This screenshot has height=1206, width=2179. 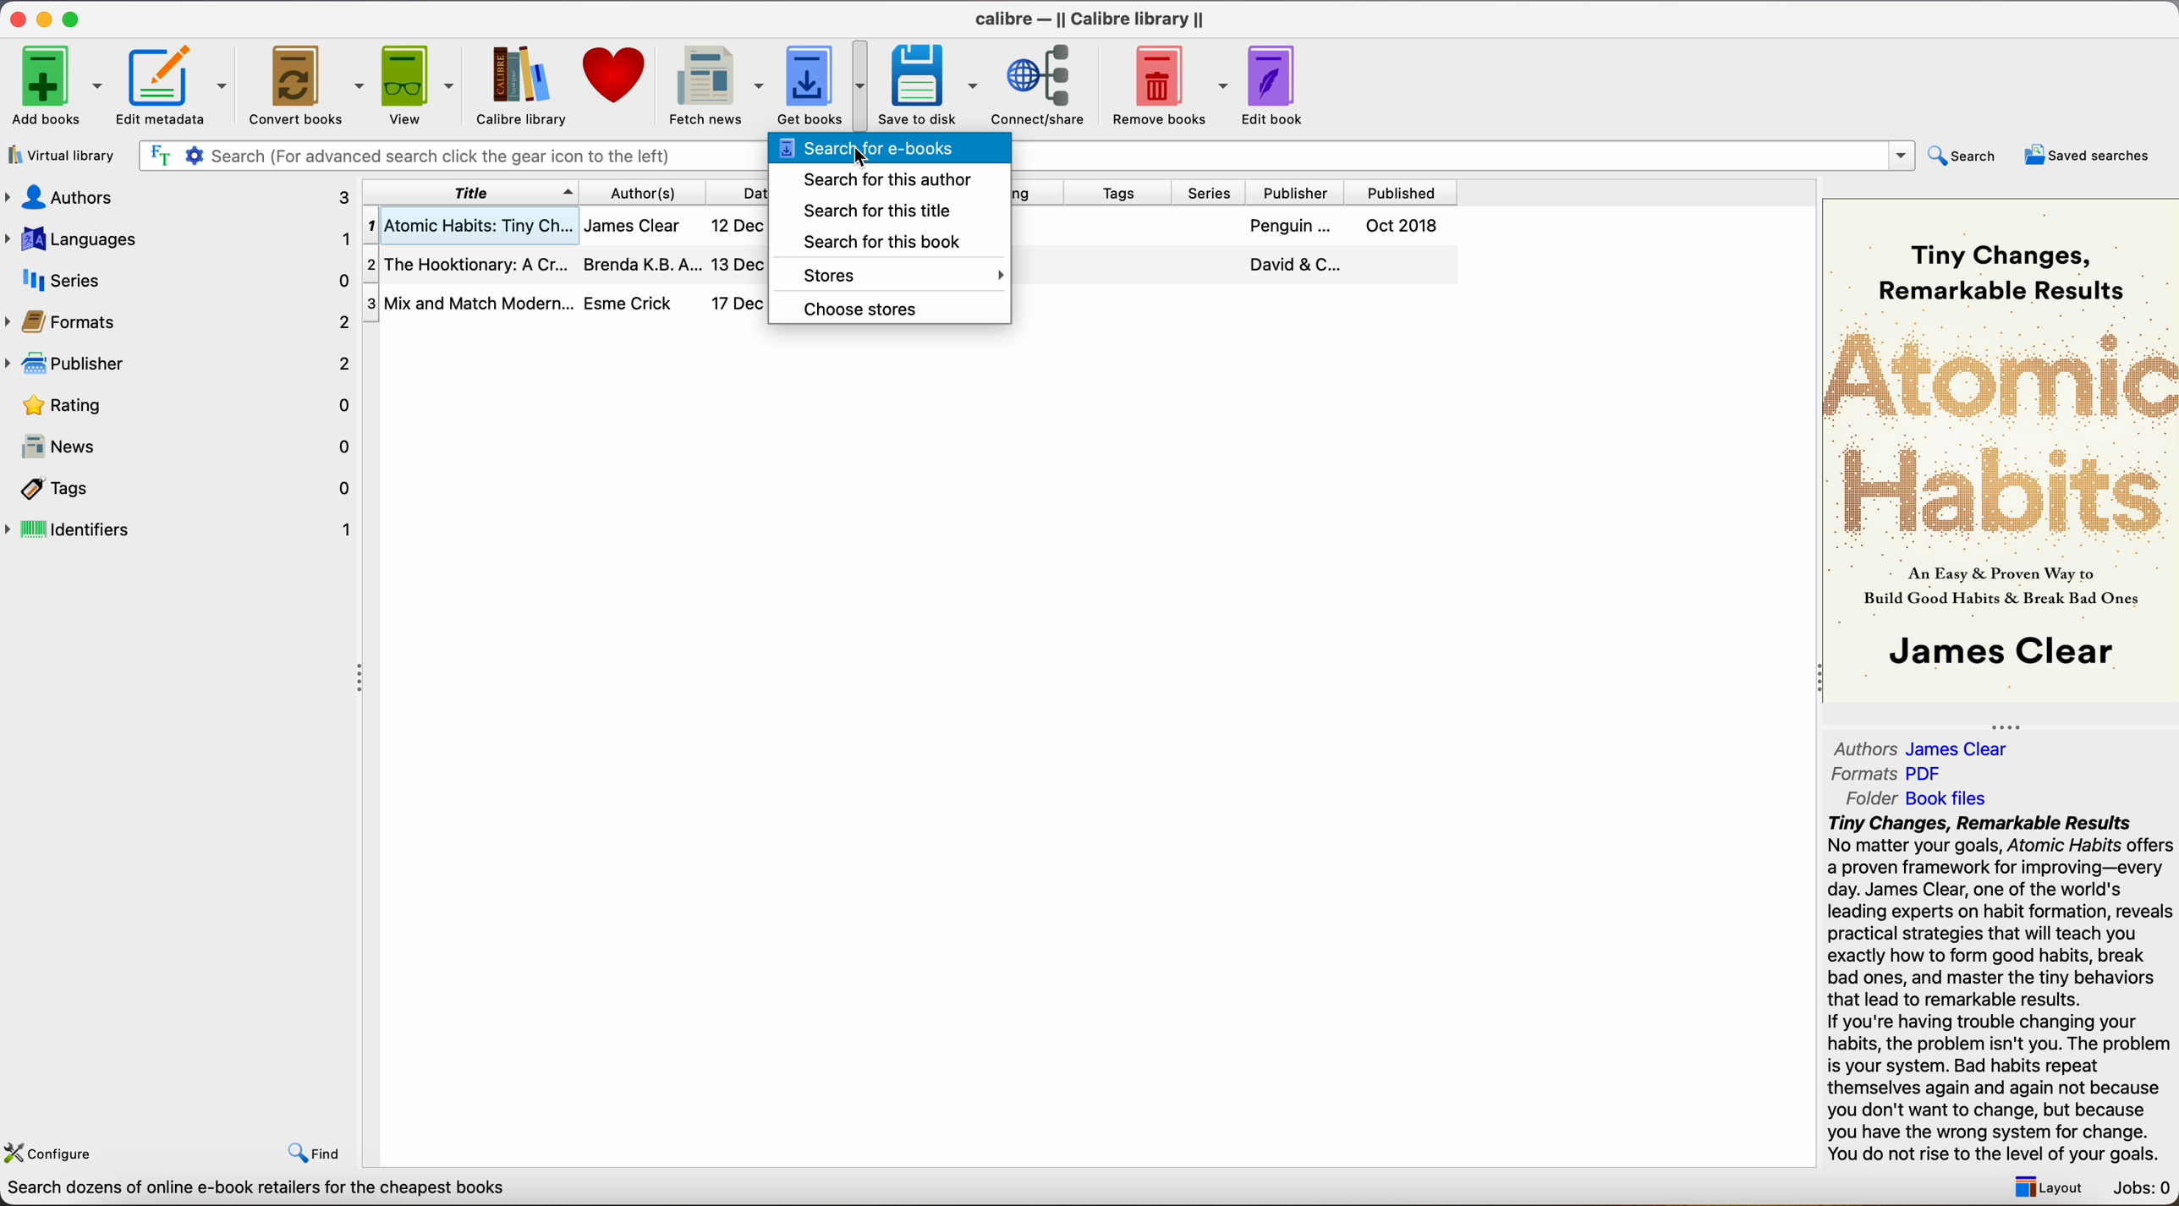 What do you see at coordinates (1276, 85) in the screenshot?
I see `edit book` at bounding box center [1276, 85].